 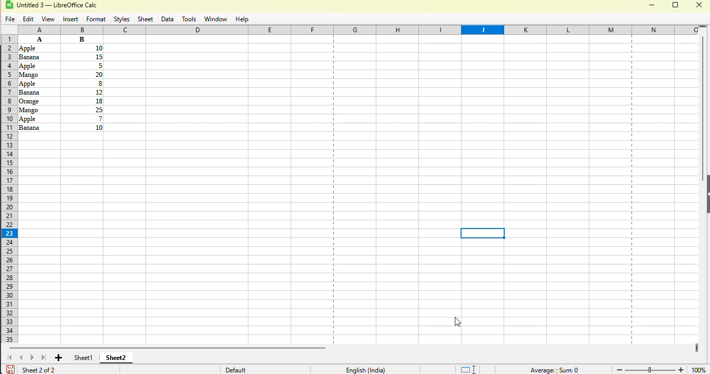 I want to click on A B Apple 10 Banana 15 Apple 5 Mango 20 Apple 8 Banana 2 Orange 18 Mango 2 Apple 7 Banana 10 (data), so click(x=39, y=39).